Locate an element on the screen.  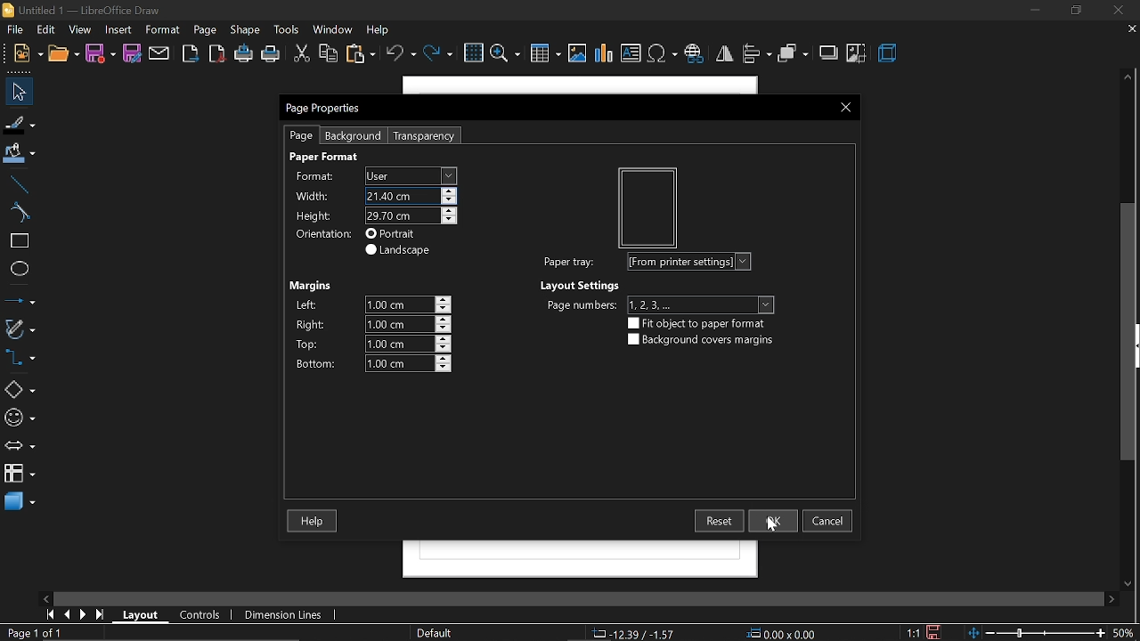
User is located at coordinates (411, 174).